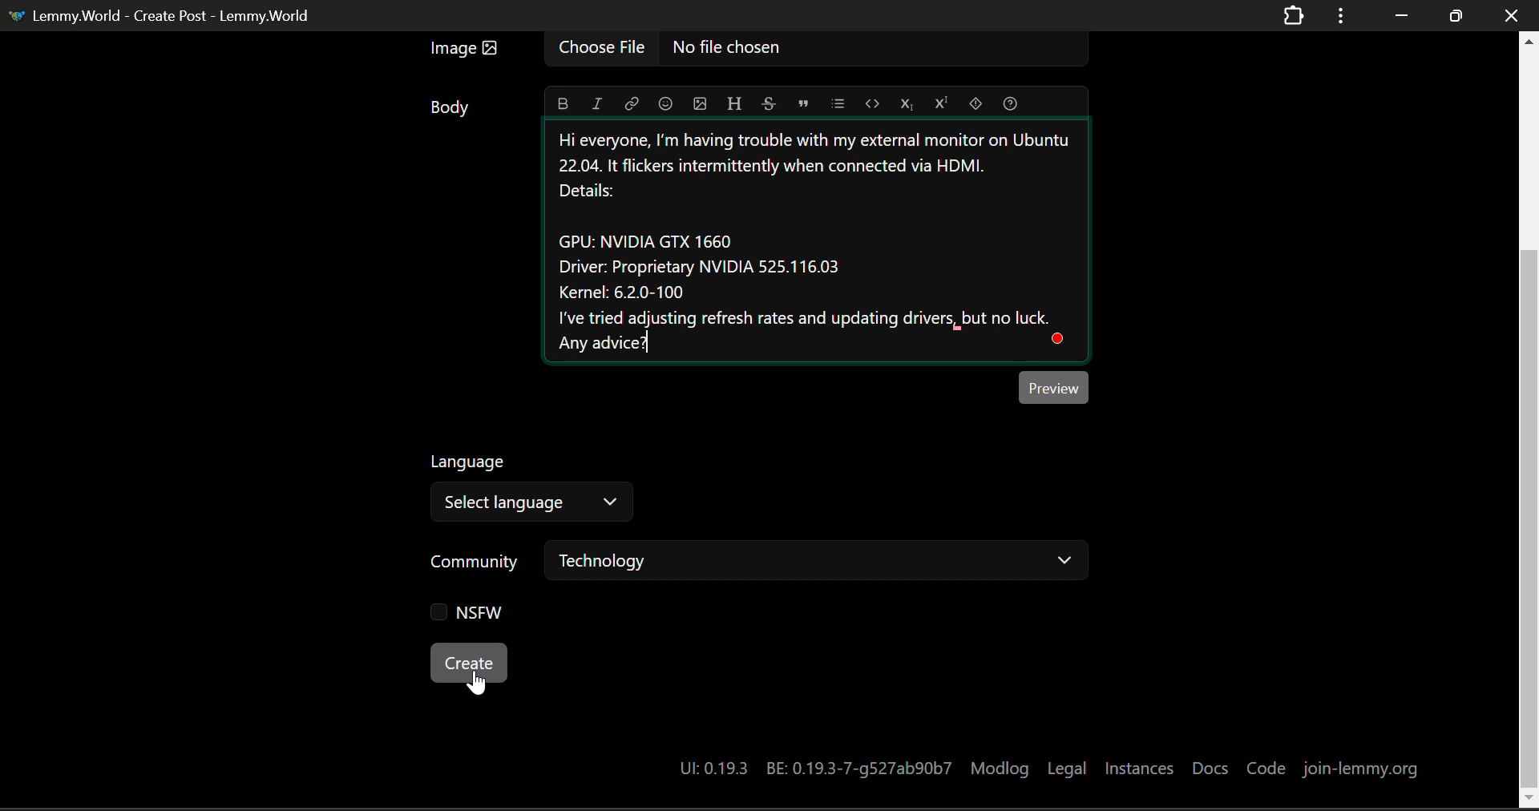  Describe the element at coordinates (1398, 14) in the screenshot. I see `Restore Down` at that location.